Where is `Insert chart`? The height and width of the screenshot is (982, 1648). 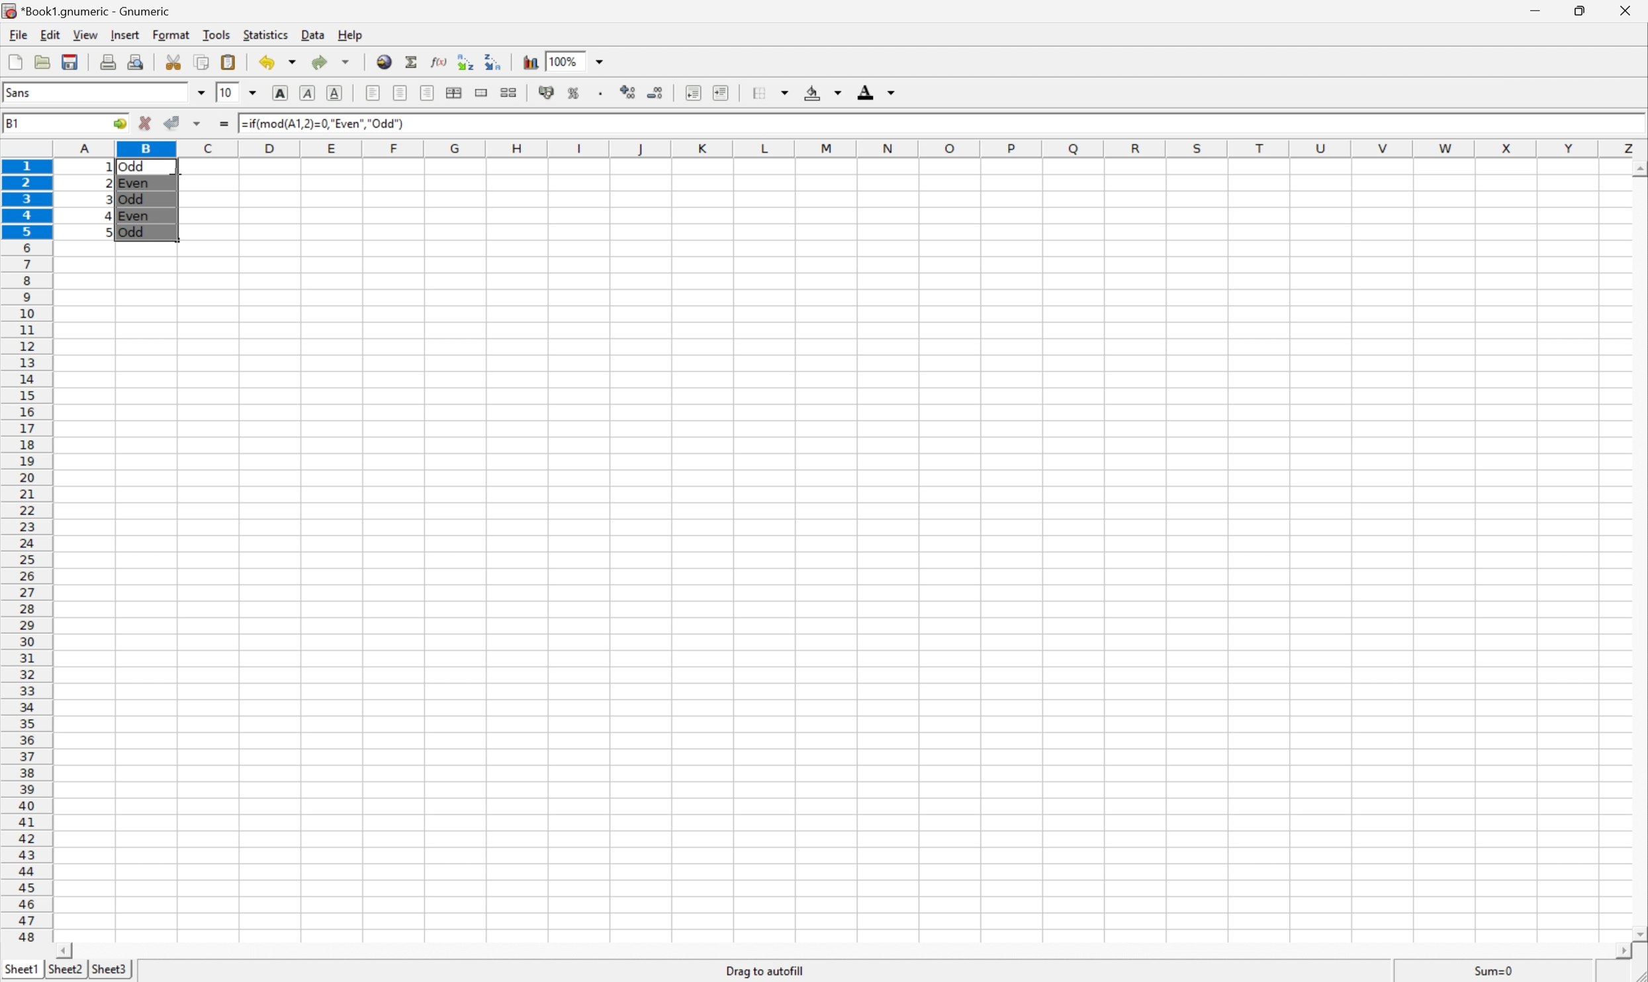 Insert chart is located at coordinates (531, 61).